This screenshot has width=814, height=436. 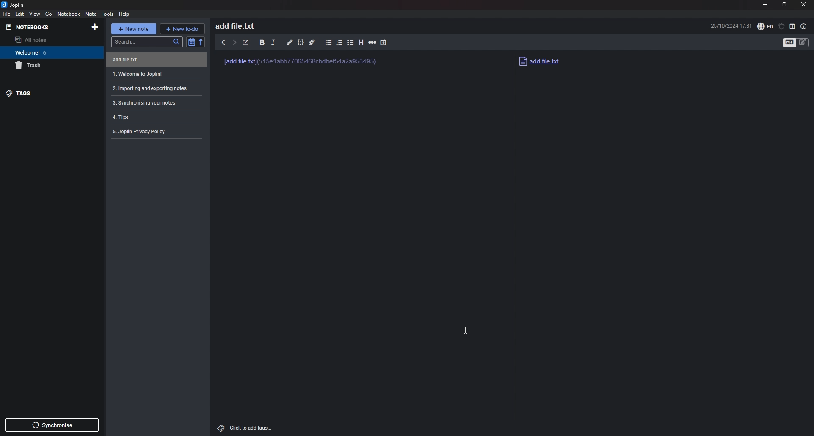 I want to click on add file txt, so click(x=153, y=60).